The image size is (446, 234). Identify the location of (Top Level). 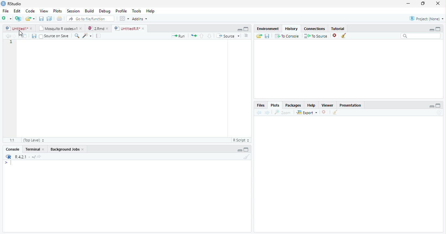
(33, 140).